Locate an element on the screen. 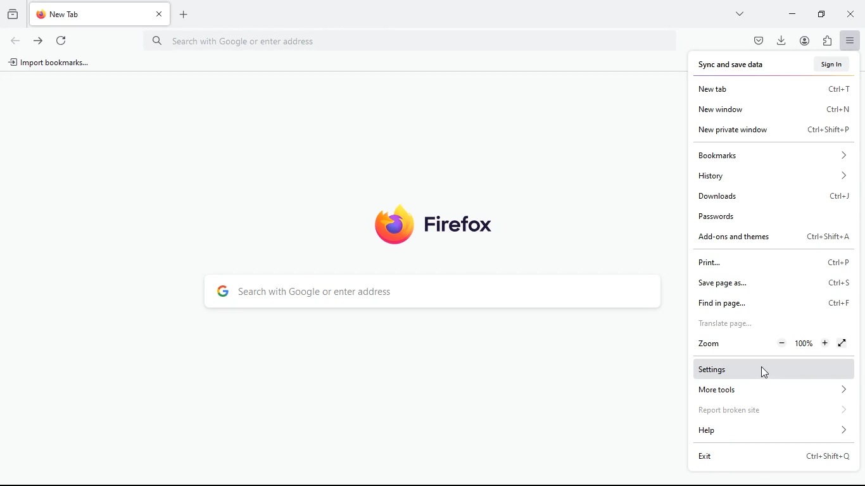  import bookmarks is located at coordinates (51, 65).